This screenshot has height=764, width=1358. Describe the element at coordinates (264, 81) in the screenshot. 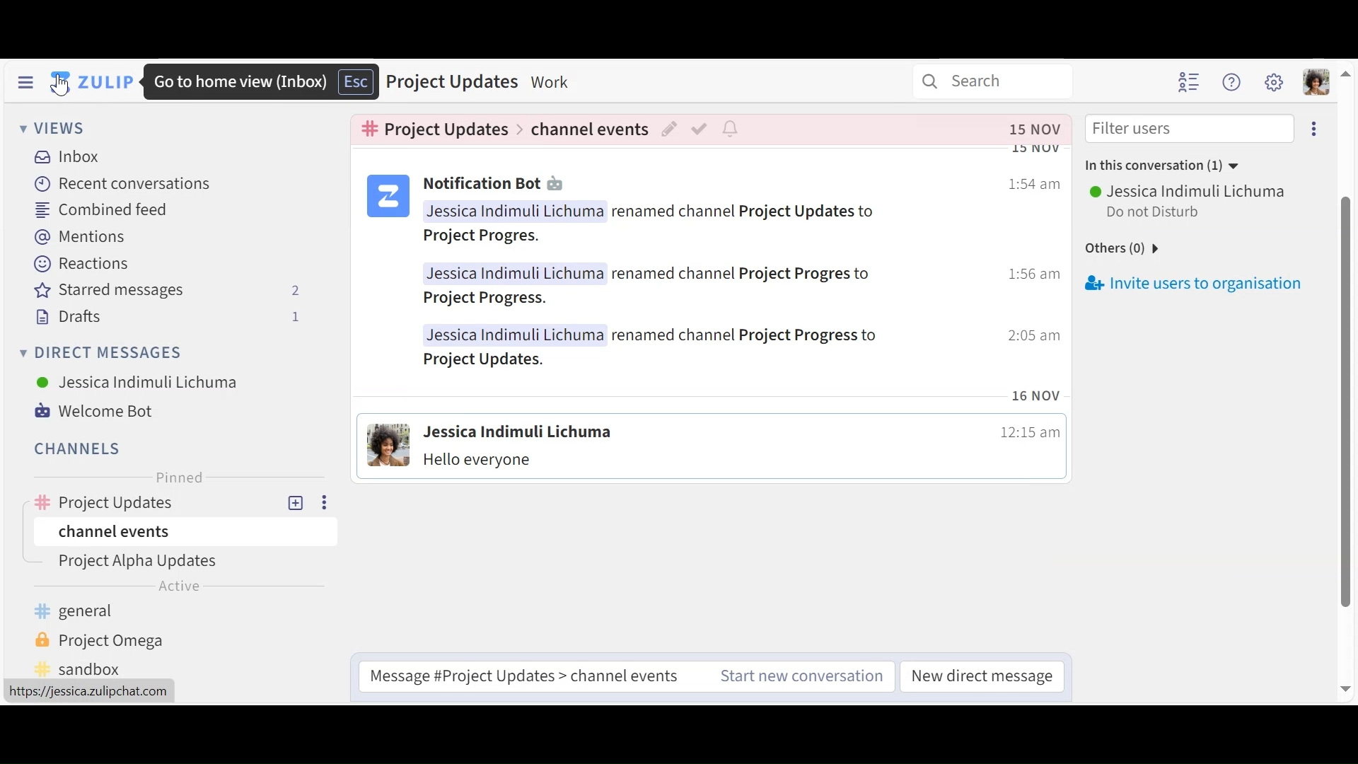

I see `Go to home view (Inbox)` at that location.